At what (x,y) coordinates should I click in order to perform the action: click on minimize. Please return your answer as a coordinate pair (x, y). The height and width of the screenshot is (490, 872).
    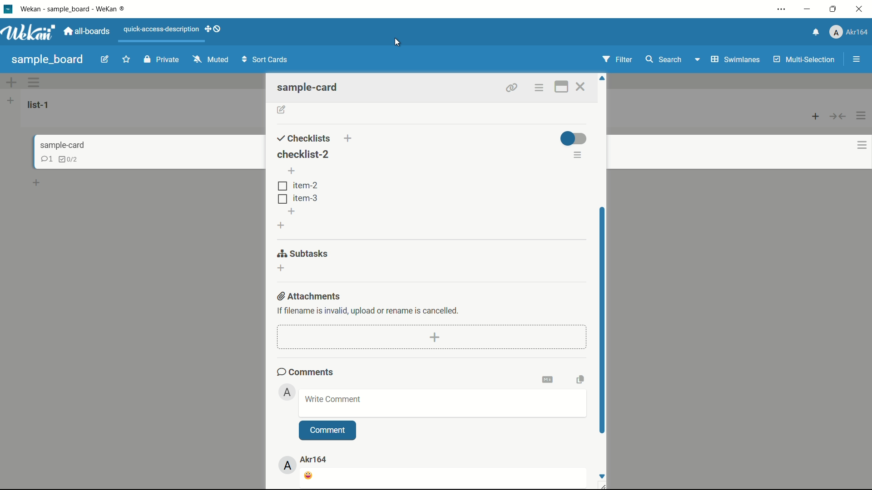
    Looking at the image, I should click on (808, 9).